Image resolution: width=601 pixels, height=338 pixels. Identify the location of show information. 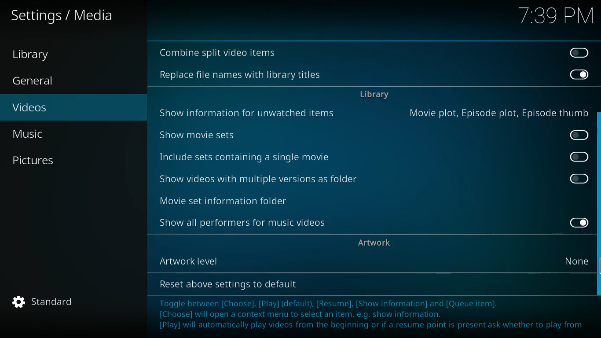
(250, 111).